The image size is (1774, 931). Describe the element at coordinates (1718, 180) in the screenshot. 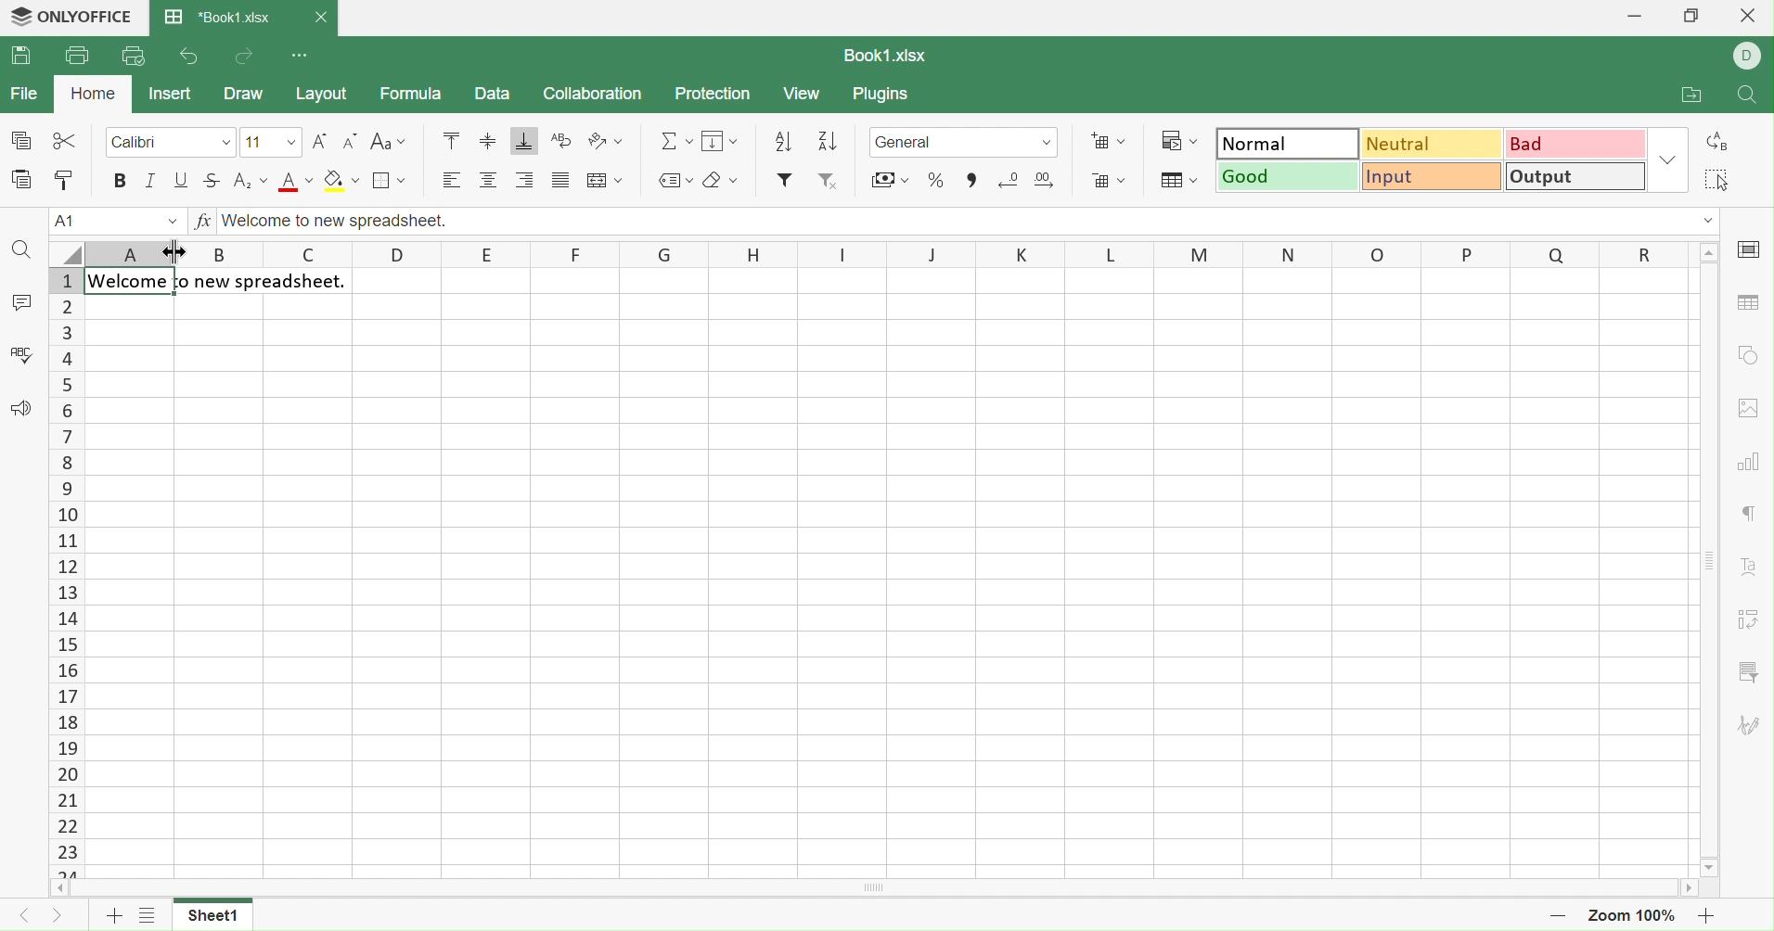

I see `Select all` at that location.